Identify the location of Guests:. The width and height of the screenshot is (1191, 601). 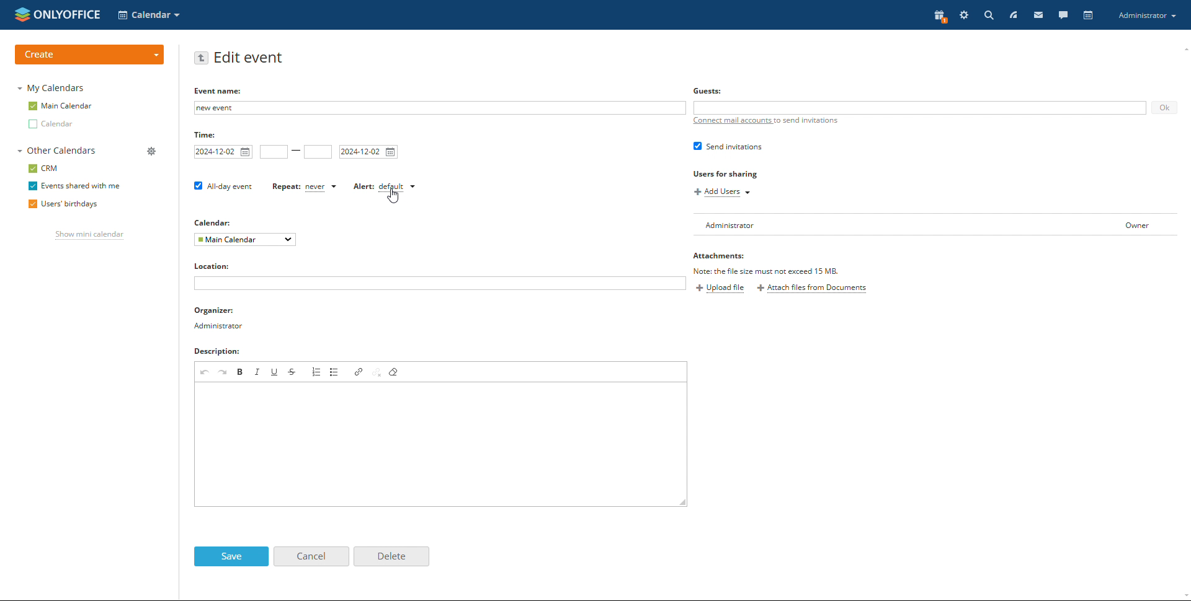
(711, 91).